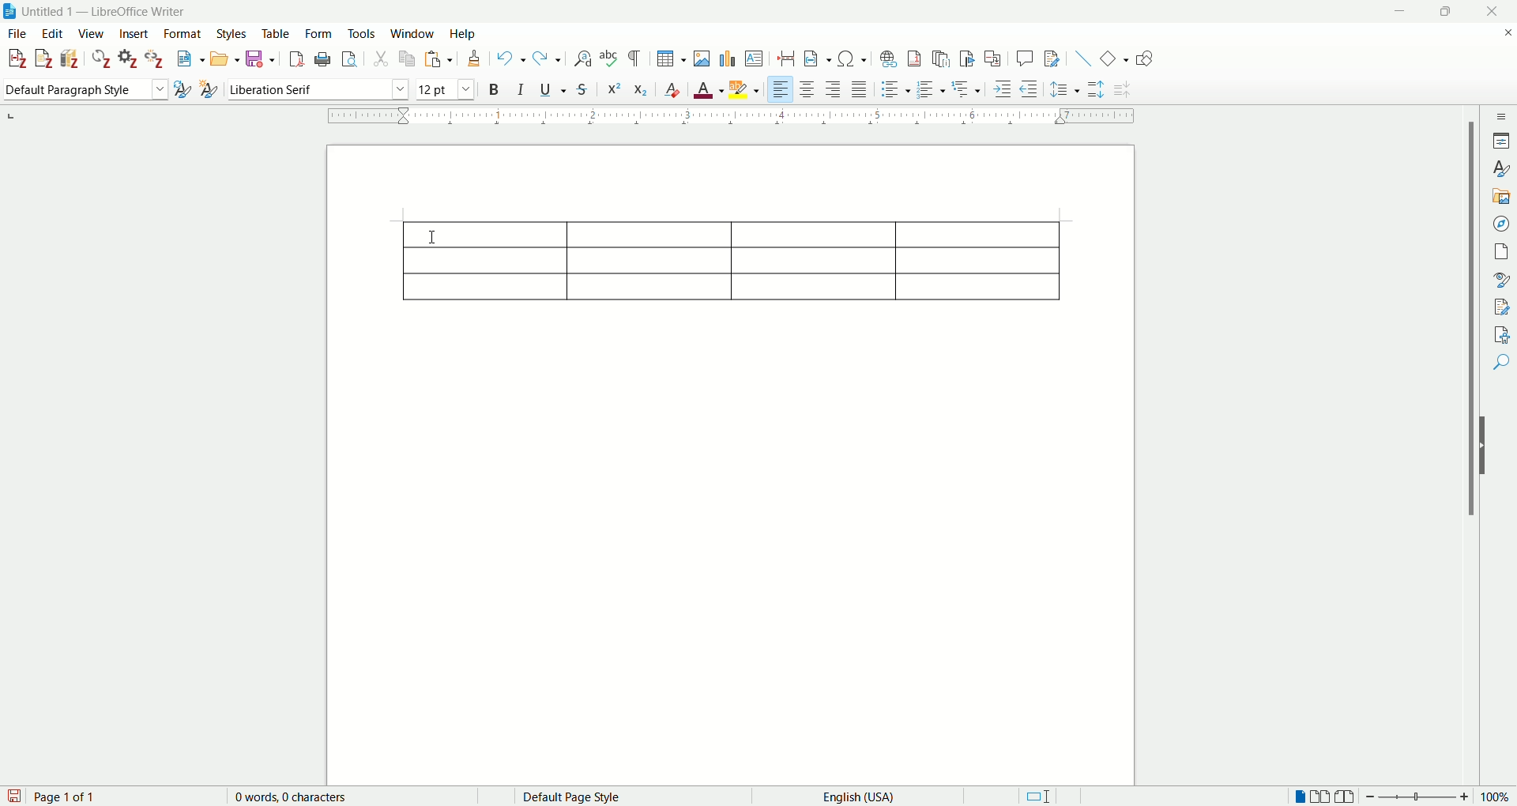 The image size is (1517, 806). What do you see at coordinates (850, 797) in the screenshot?
I see `English (USA)` at bounding box center [850, 797].